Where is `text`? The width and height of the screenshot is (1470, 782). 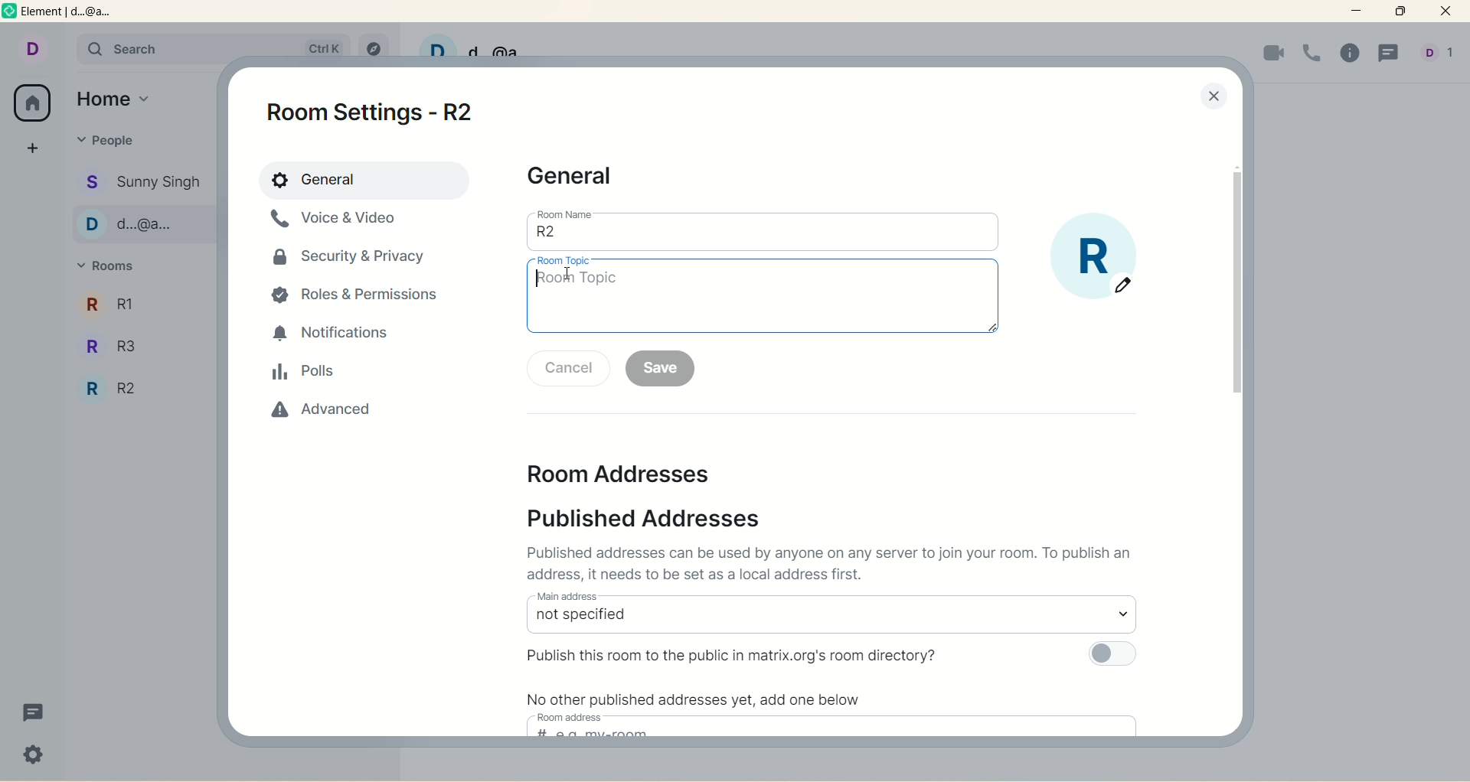 text is located at coordinates (701, 697).